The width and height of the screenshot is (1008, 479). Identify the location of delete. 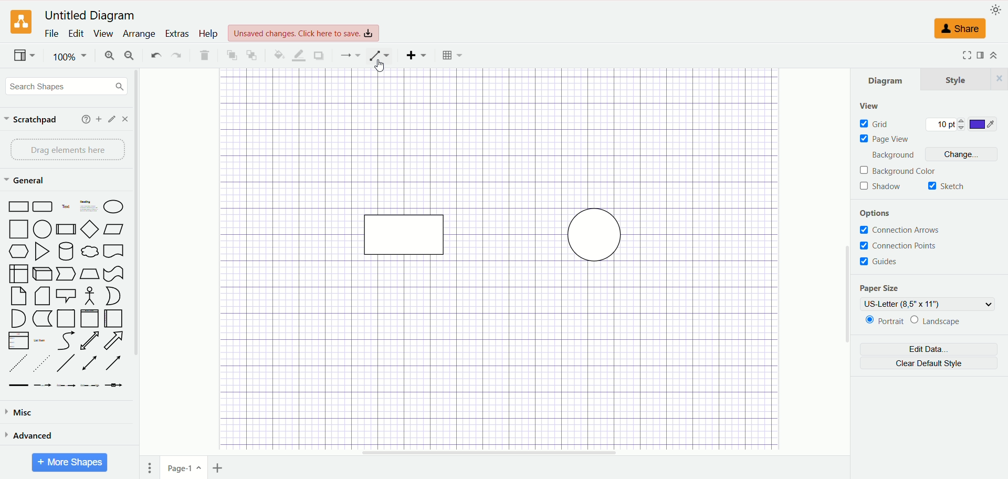
(203, 54).